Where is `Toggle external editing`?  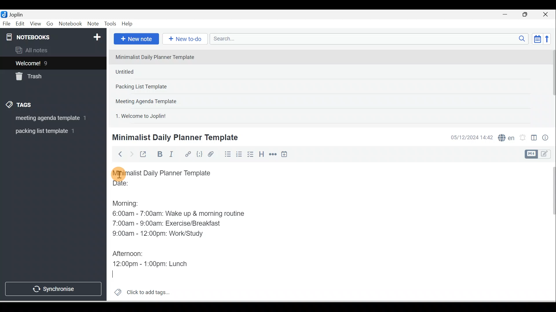 Toggle external editing is located at coordinates (144, 155).